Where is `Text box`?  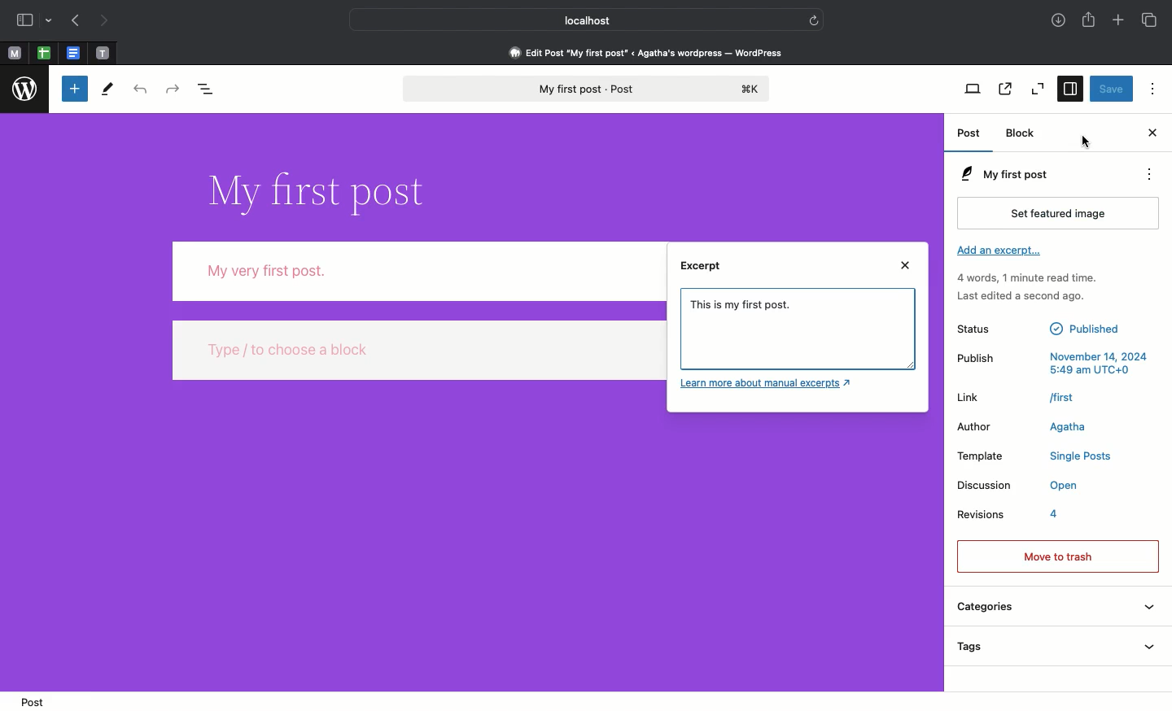
Text box is located at coordinates (803, 347).